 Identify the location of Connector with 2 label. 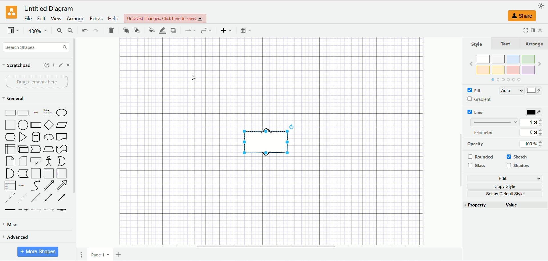
(37, 210).